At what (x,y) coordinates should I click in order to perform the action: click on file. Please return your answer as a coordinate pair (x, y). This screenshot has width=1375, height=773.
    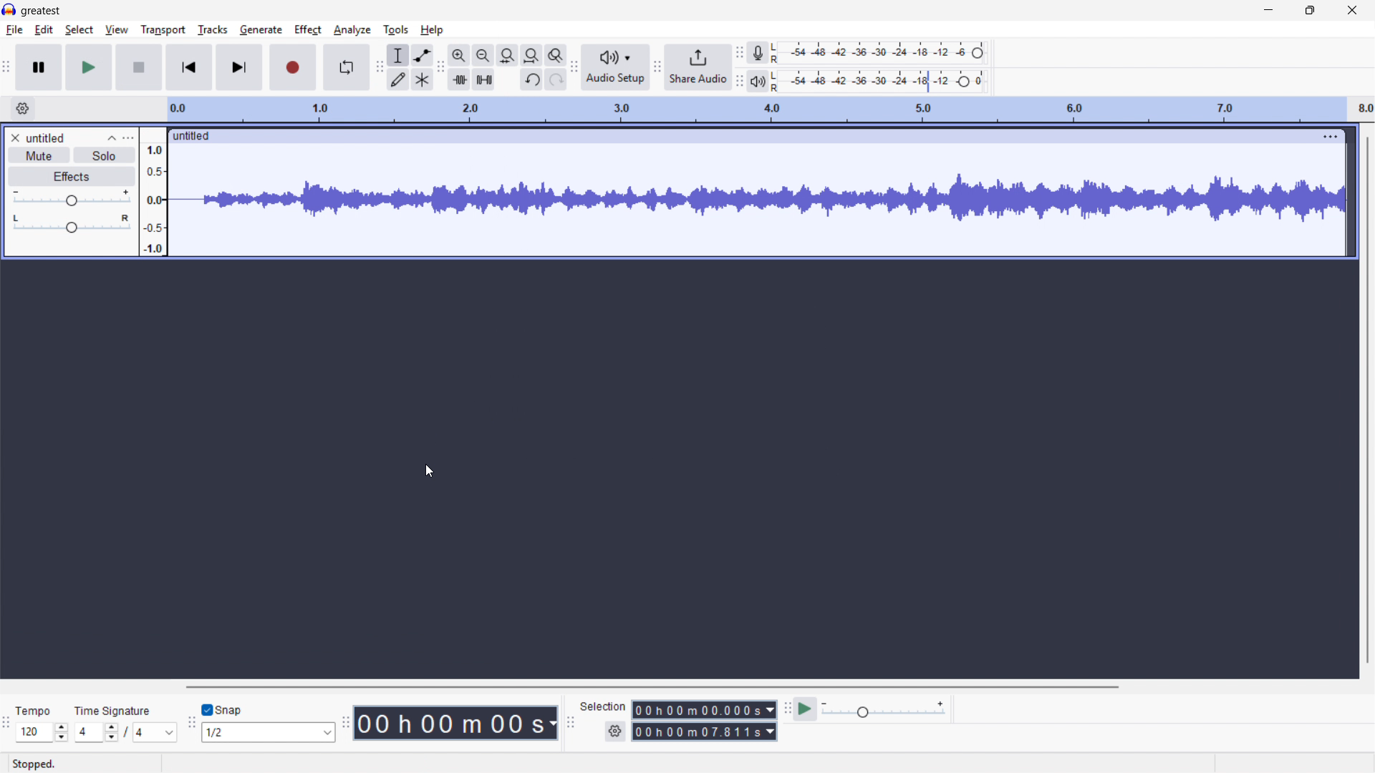
    Looking at the image, I should click on (14, 30).